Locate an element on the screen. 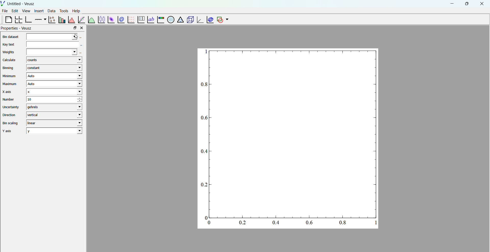  3d graph is located at coordinates (199, 20).